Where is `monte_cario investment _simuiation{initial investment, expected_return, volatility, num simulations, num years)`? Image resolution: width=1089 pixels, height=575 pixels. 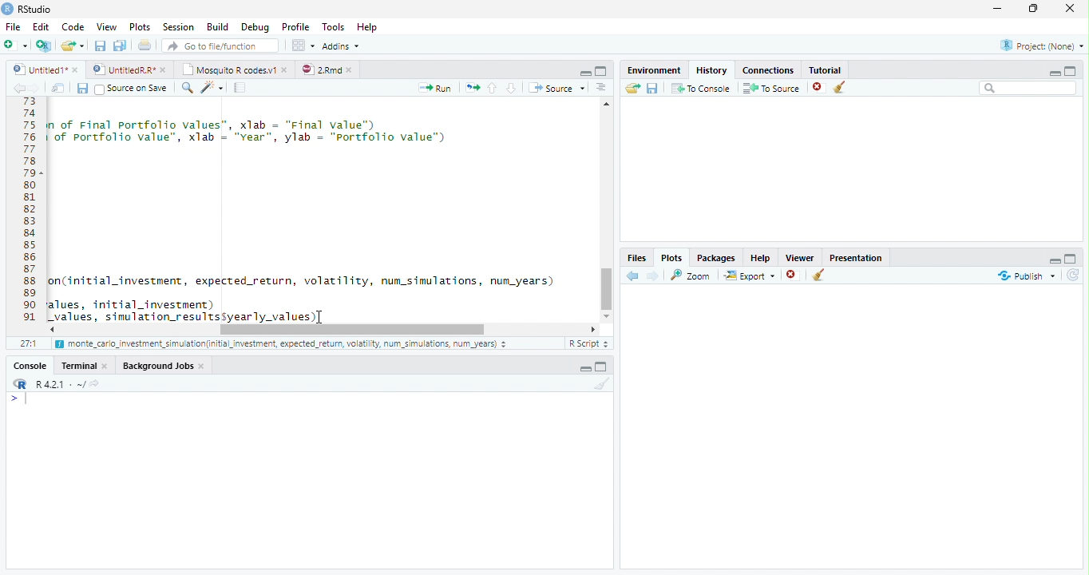 monte_cario investment _simuiation{initial investment, expected_return, volatility, num simulations, num years) is located at coordinates (283, 345).